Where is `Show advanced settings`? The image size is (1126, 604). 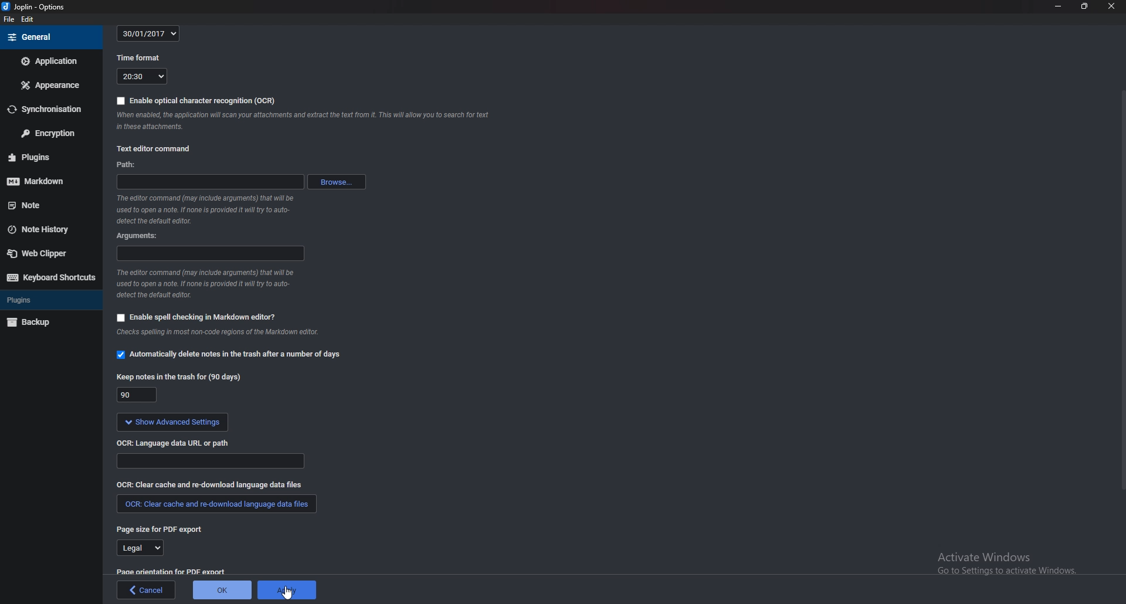 Show advanced settings is located at coordinates (172, 423).